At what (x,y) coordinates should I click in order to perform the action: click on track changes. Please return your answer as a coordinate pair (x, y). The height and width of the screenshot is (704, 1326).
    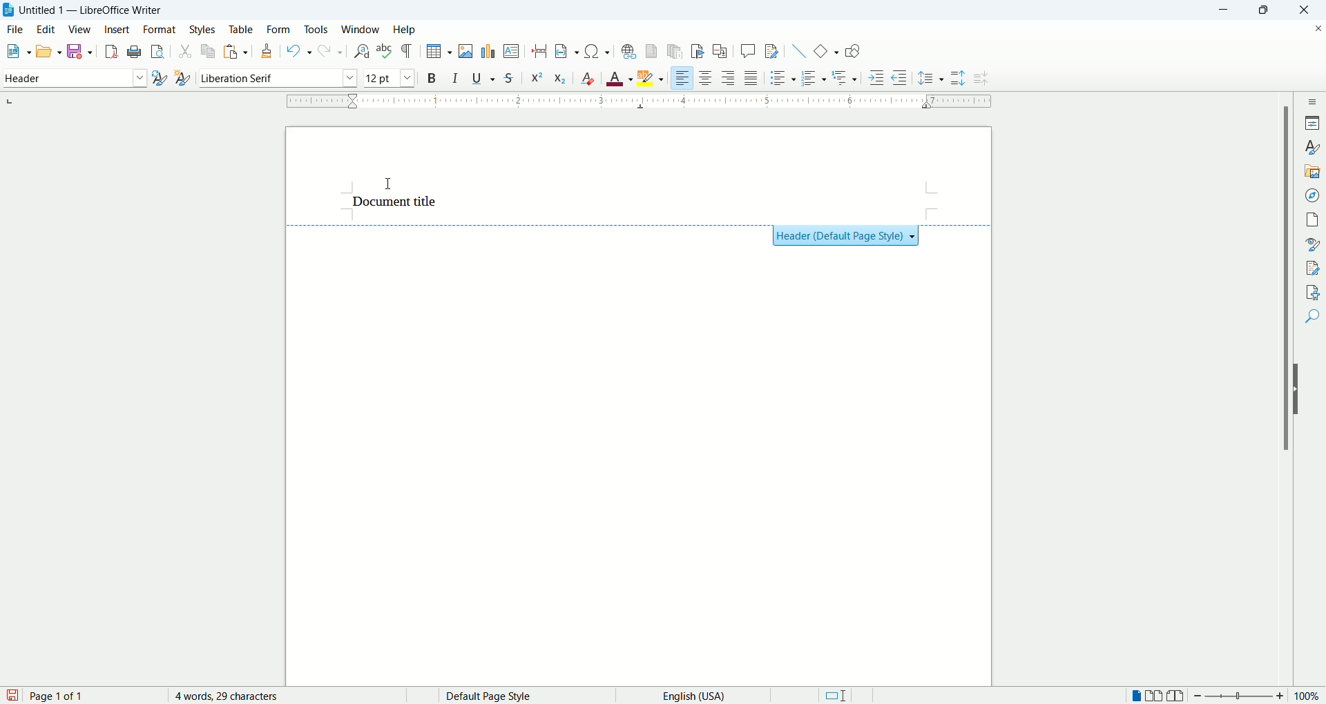
    Looking at the image, I should click on (771, 52).